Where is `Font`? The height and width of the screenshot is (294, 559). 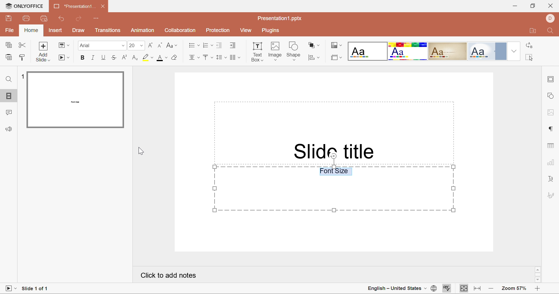 Font is located at coordinates (85, 45).